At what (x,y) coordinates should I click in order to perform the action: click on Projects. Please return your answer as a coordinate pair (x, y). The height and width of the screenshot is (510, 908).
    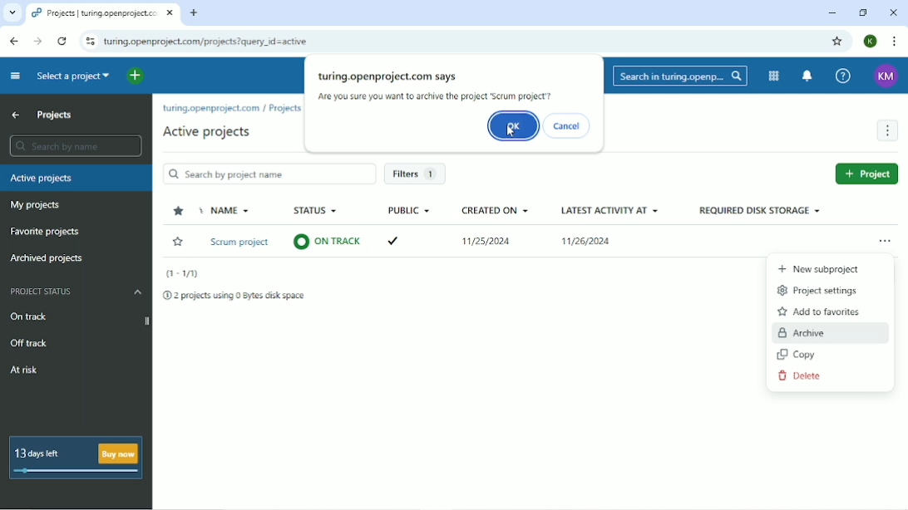
    Looking at the image, I should click on (55, 115).